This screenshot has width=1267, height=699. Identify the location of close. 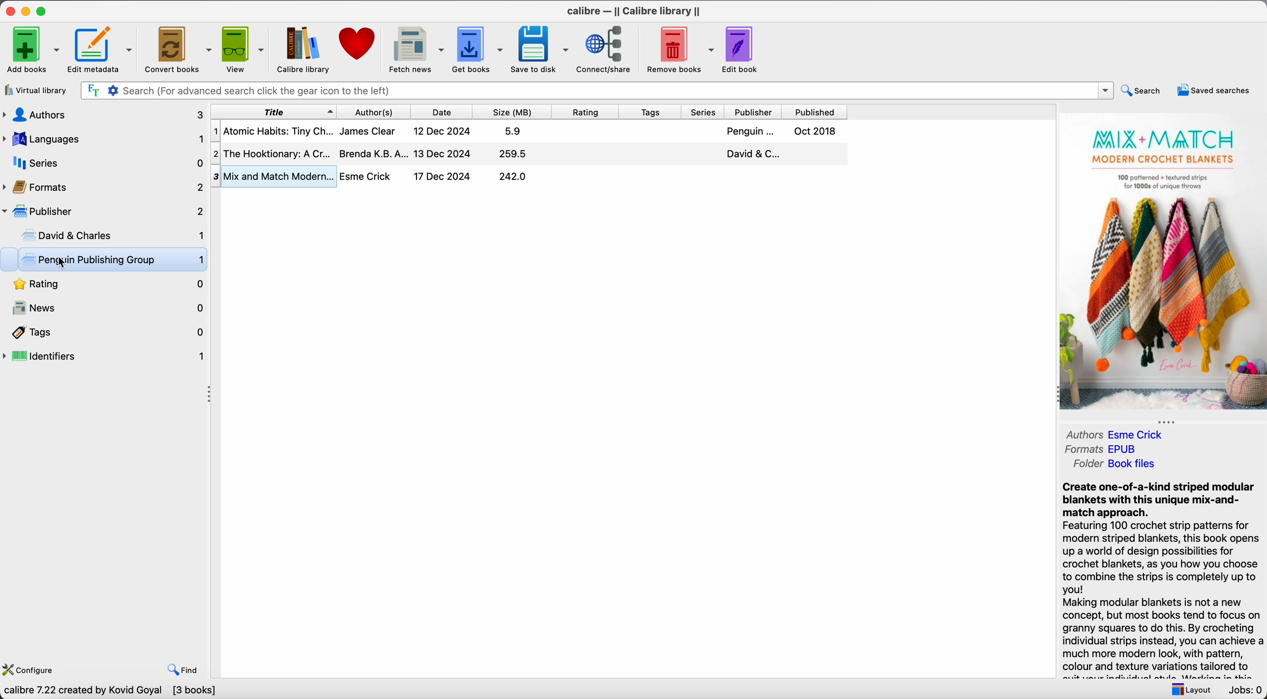
(9, 11).